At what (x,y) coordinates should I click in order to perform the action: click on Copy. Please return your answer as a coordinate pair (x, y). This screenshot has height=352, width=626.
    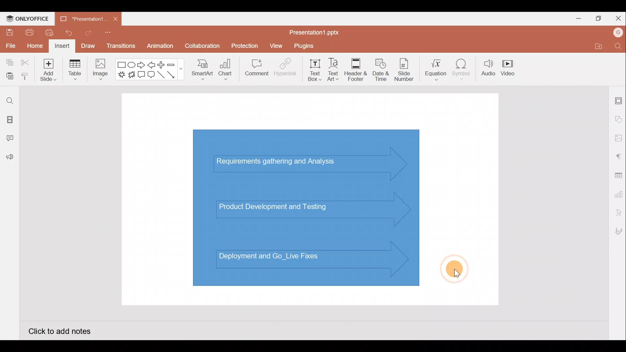
    Looking at the image, I should click on (8, 63).